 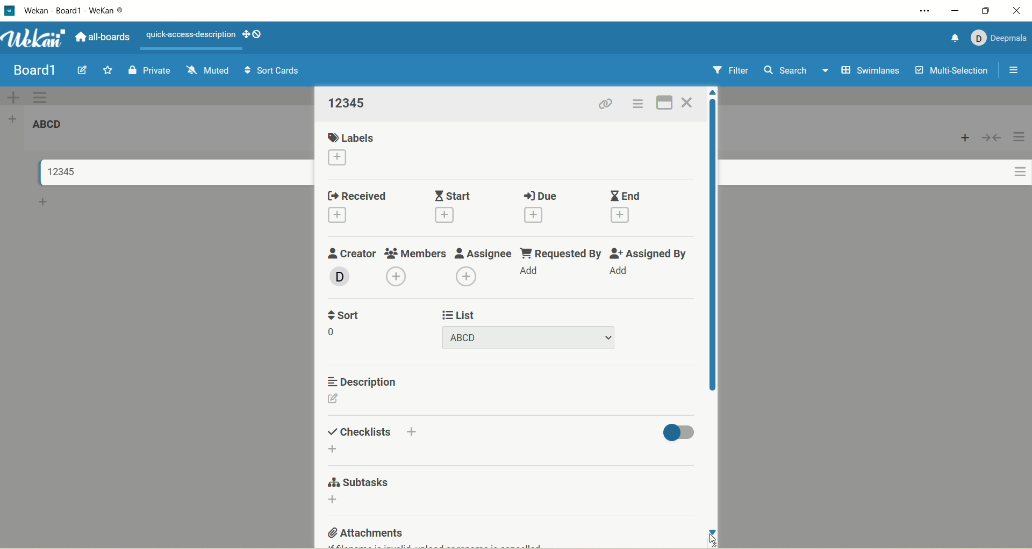 I want to click on sort, so click(x=346, y=316).